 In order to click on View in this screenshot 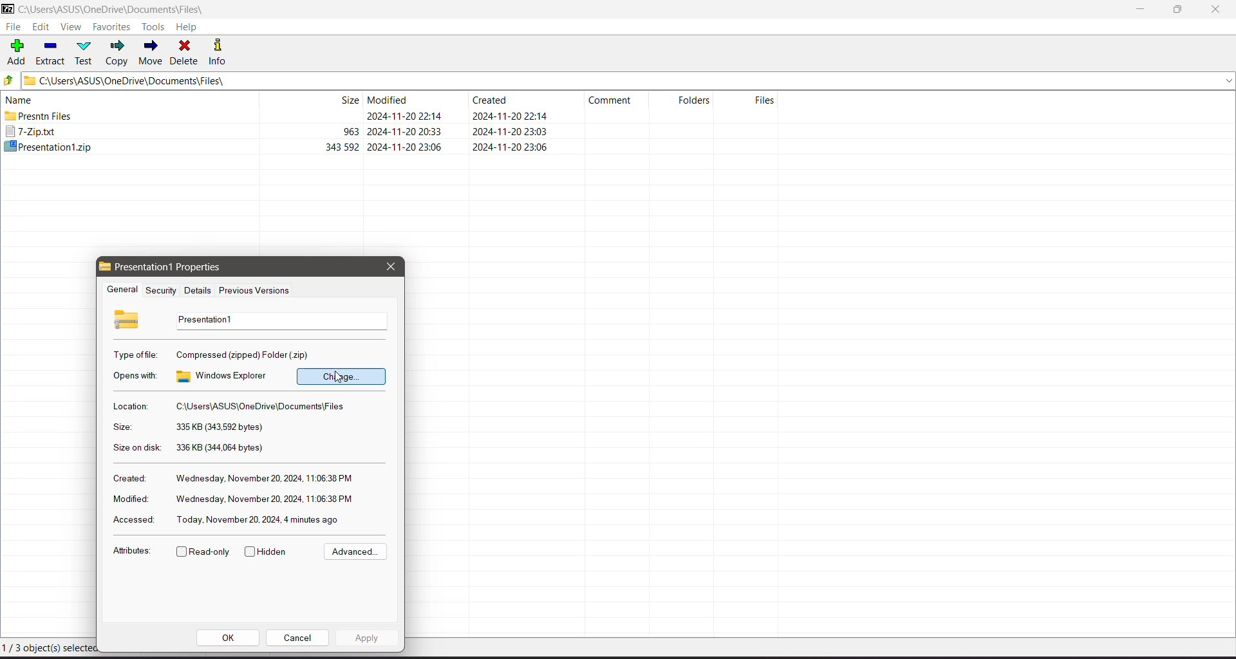, I will do `click(71, 28)`.